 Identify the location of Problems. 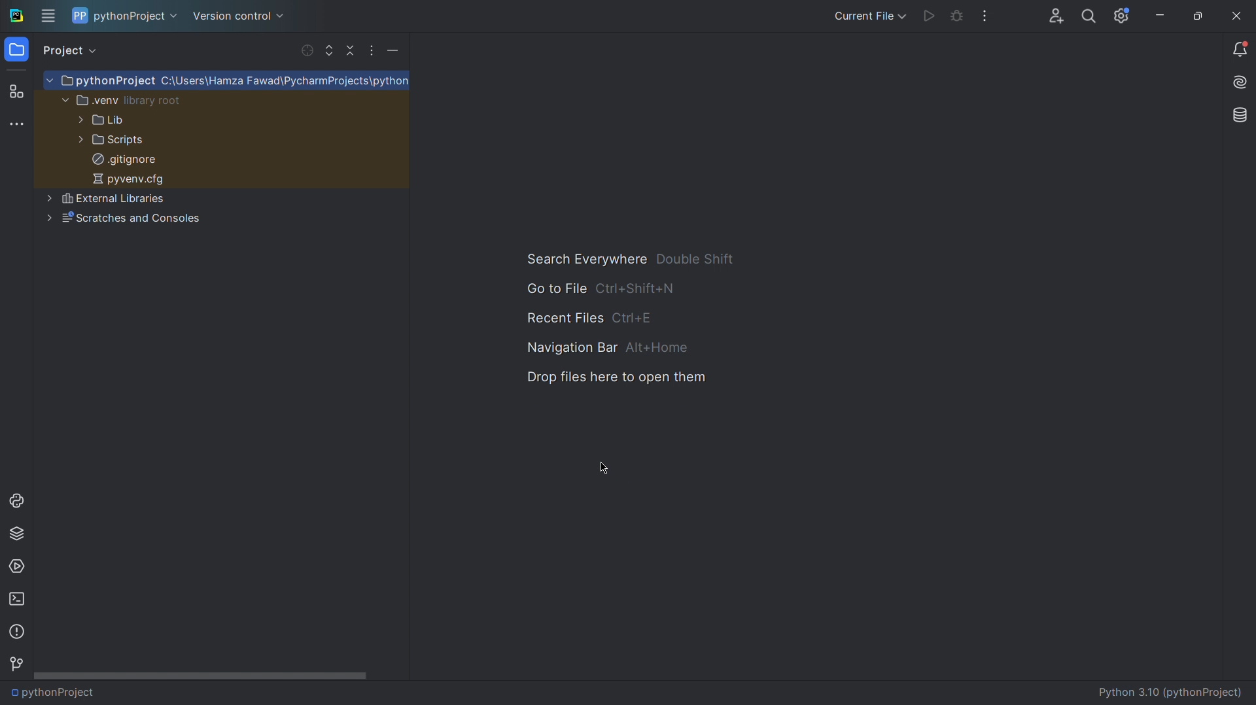
(19, 632).